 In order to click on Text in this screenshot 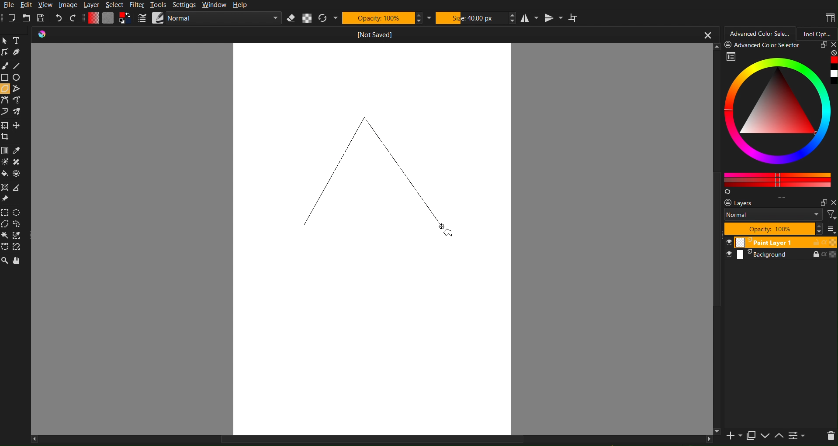, I will do `click(17, 40)`.